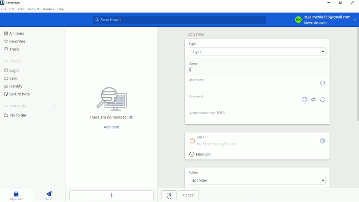 The width and height of the screenshot is (359, 202). Describe the element at coordinates (323, 141) in the screenshot. I see `Toggle options` at that location.